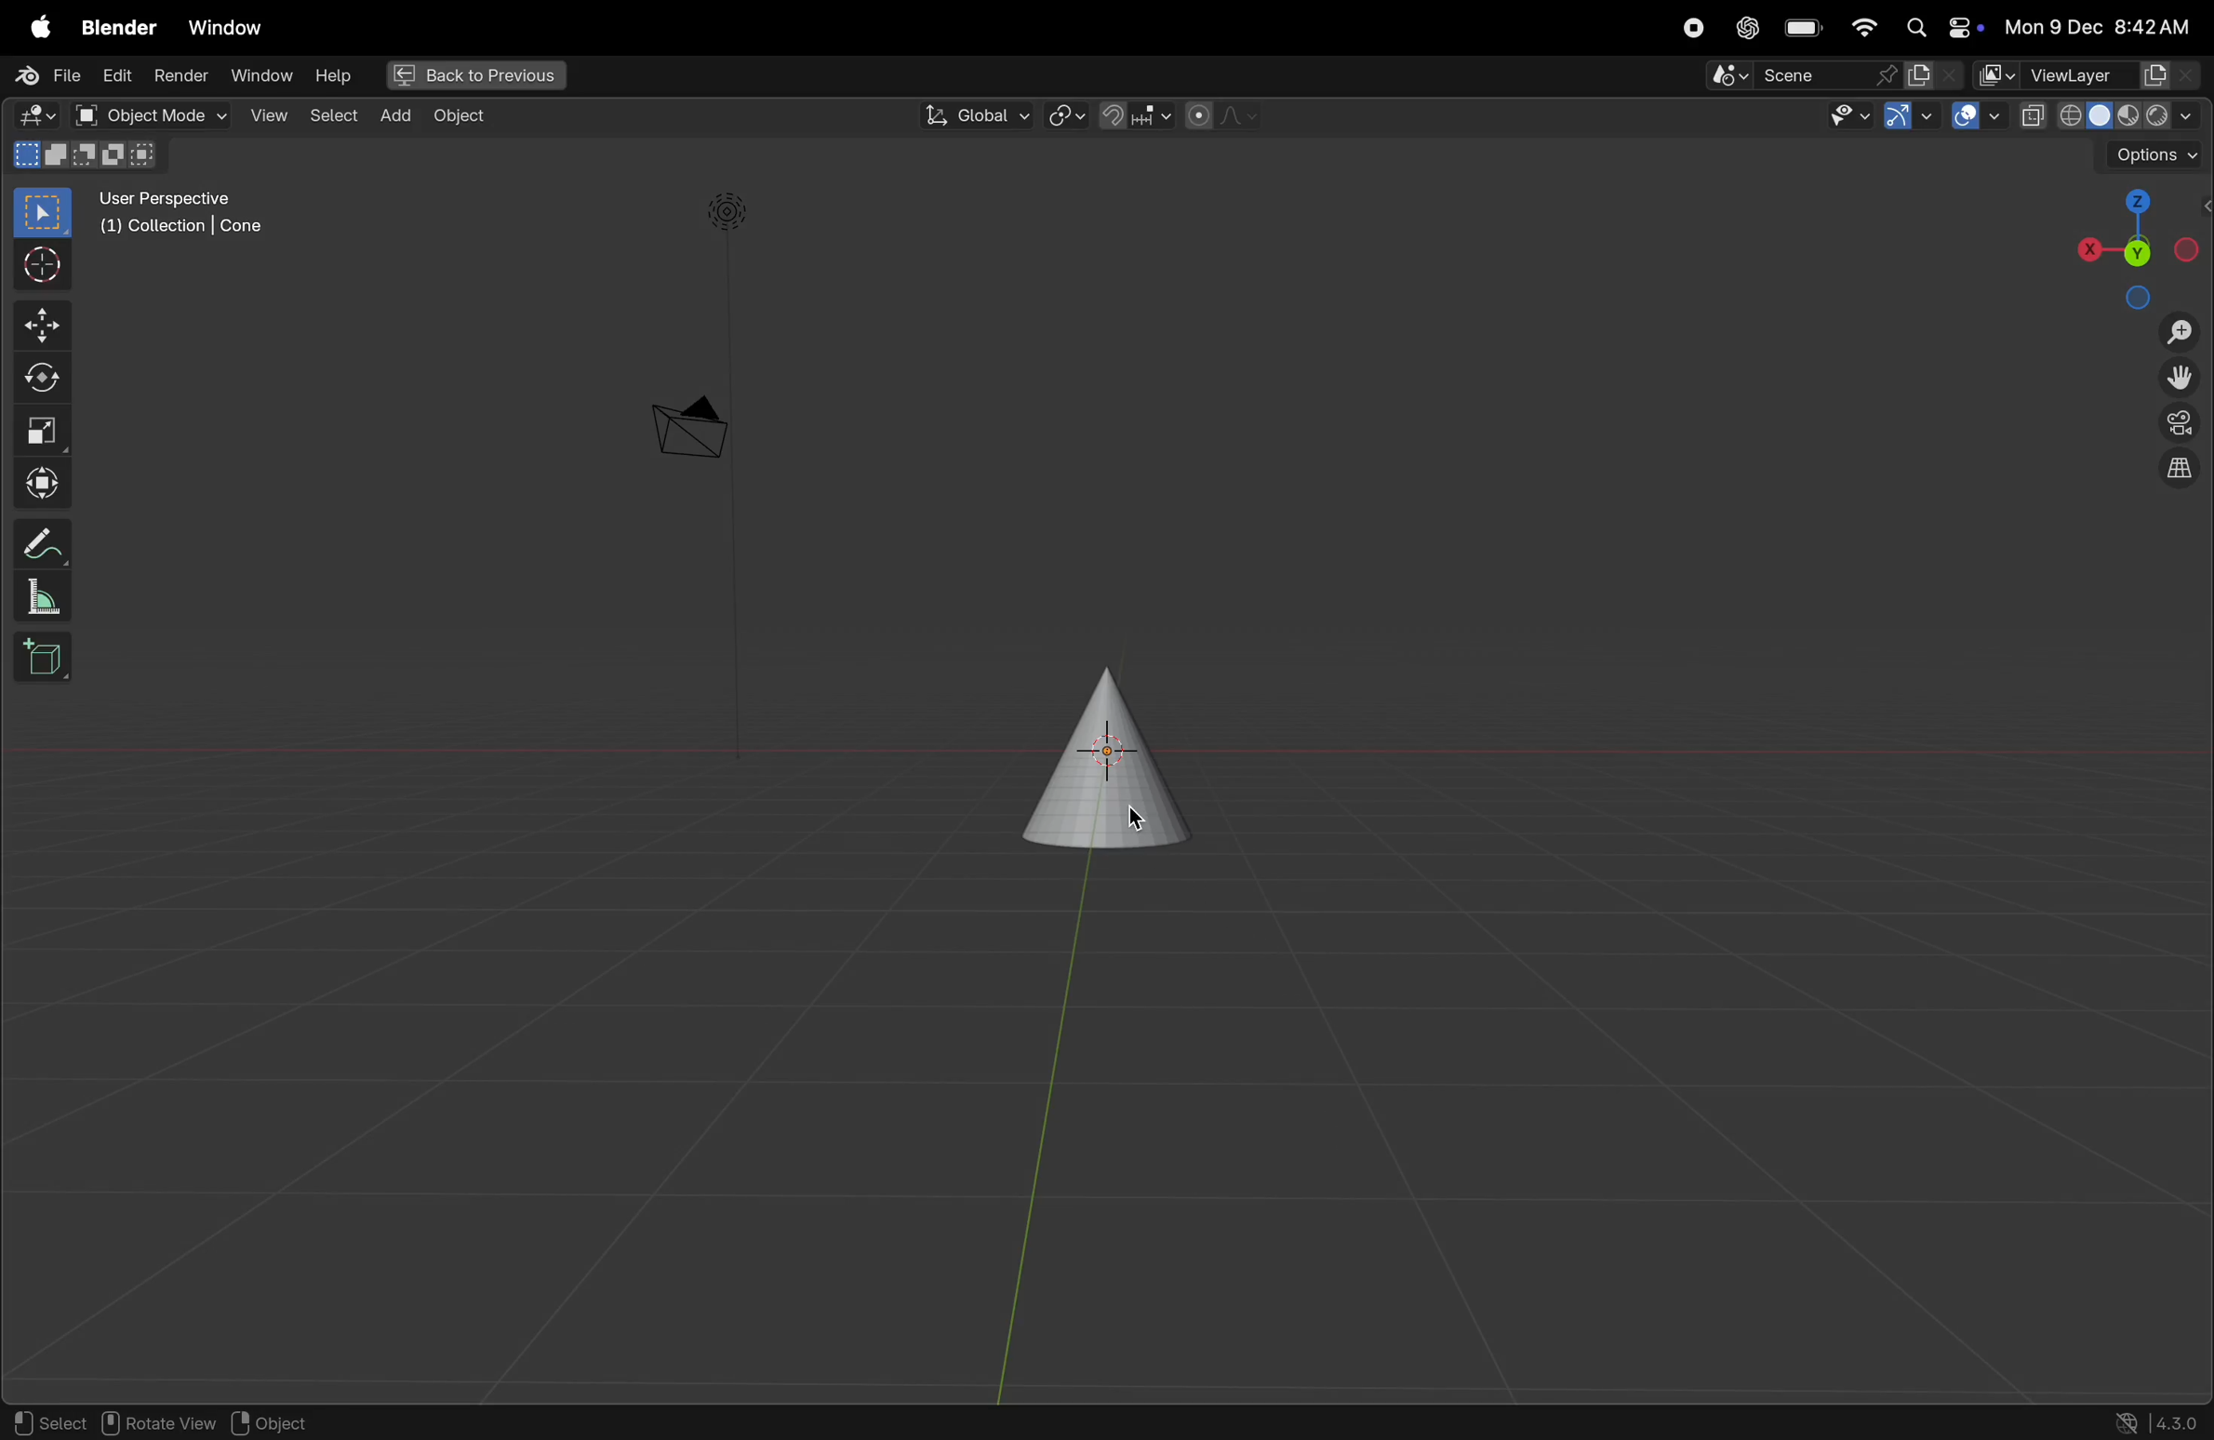 The width and height of the screenshot is (2214, 1440). What do you see at coordinates (39, 379) in the screenshot?
I see `rotate` at bounding box center [39, 379].